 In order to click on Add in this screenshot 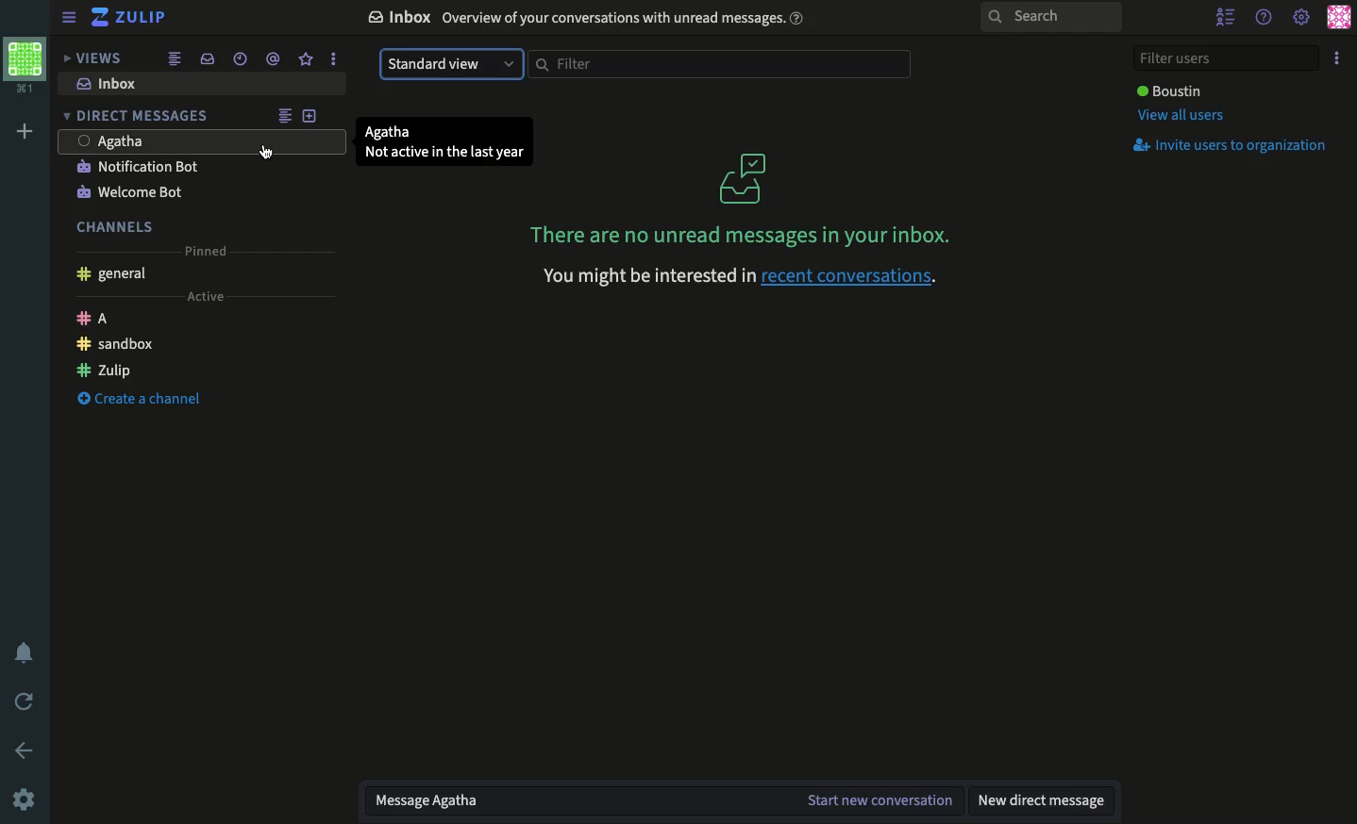, I will do `click(25, 133)`.